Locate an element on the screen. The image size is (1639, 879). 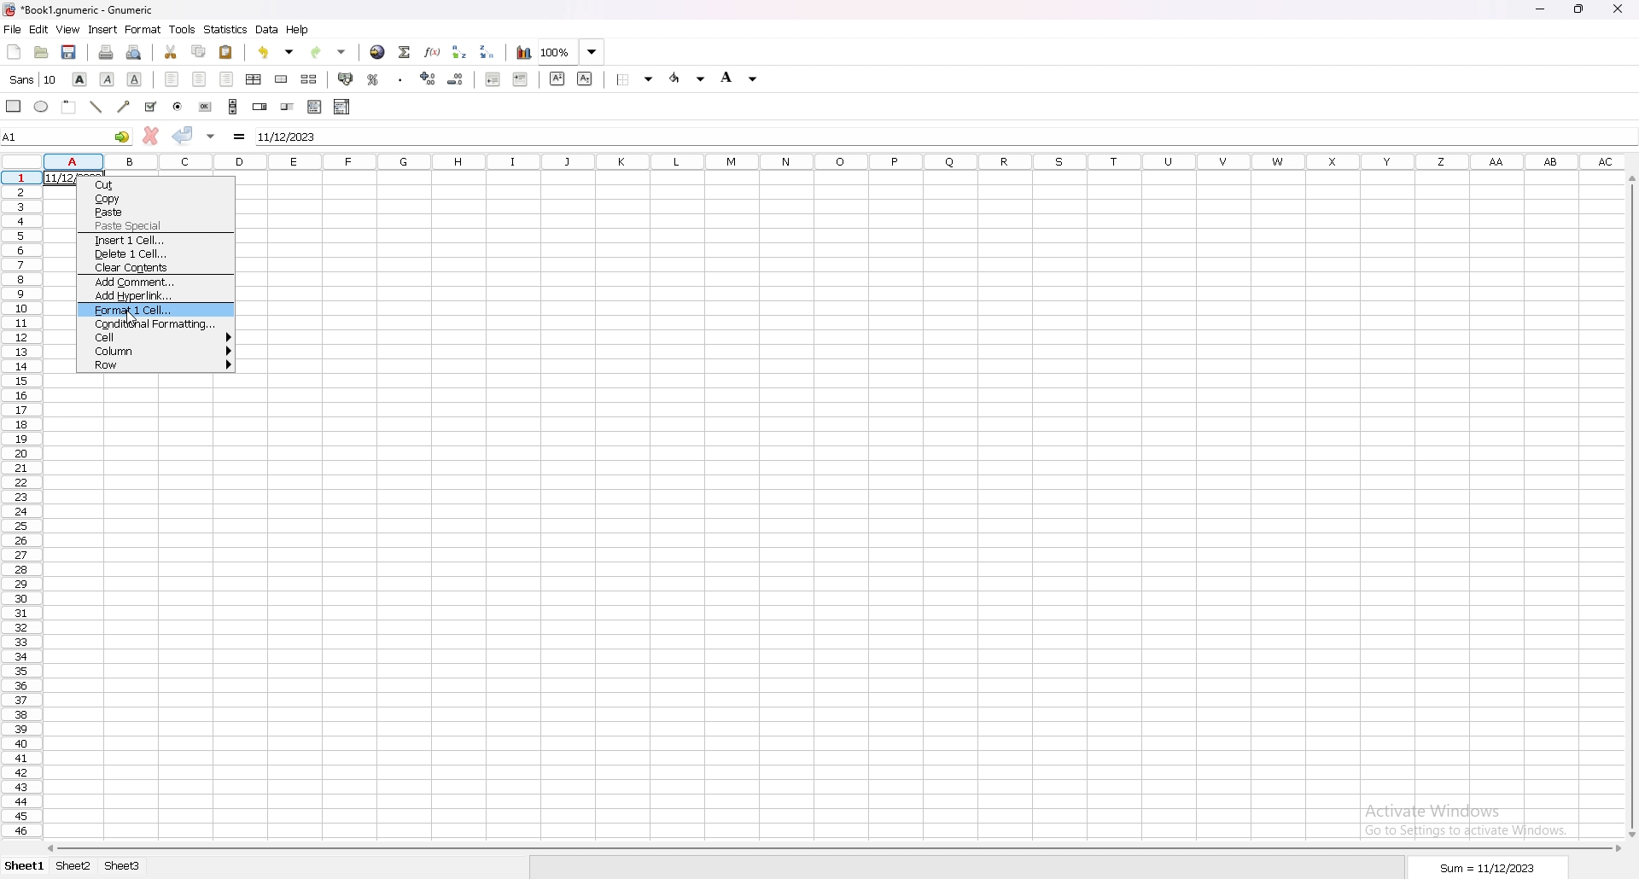
subscript is located at coordinates (585, 79).